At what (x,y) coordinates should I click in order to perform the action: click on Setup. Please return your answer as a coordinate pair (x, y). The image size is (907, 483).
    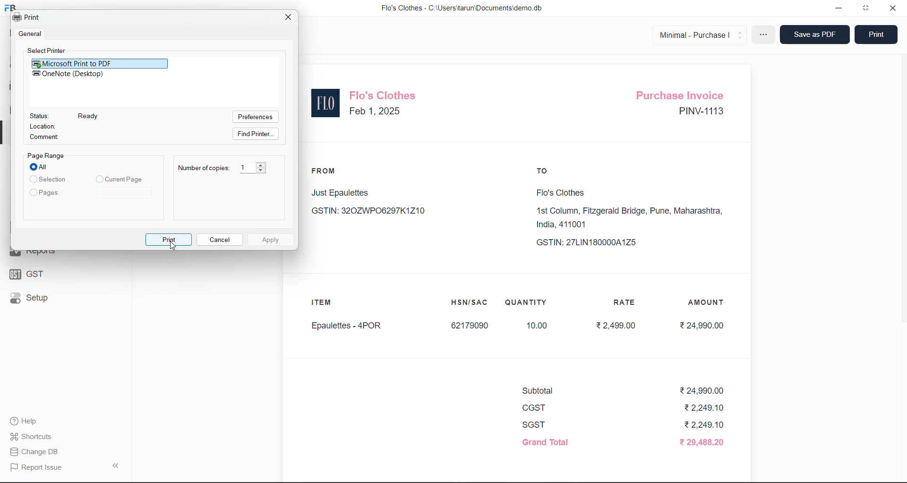
    Looking at the image, I should click on (34, 299).